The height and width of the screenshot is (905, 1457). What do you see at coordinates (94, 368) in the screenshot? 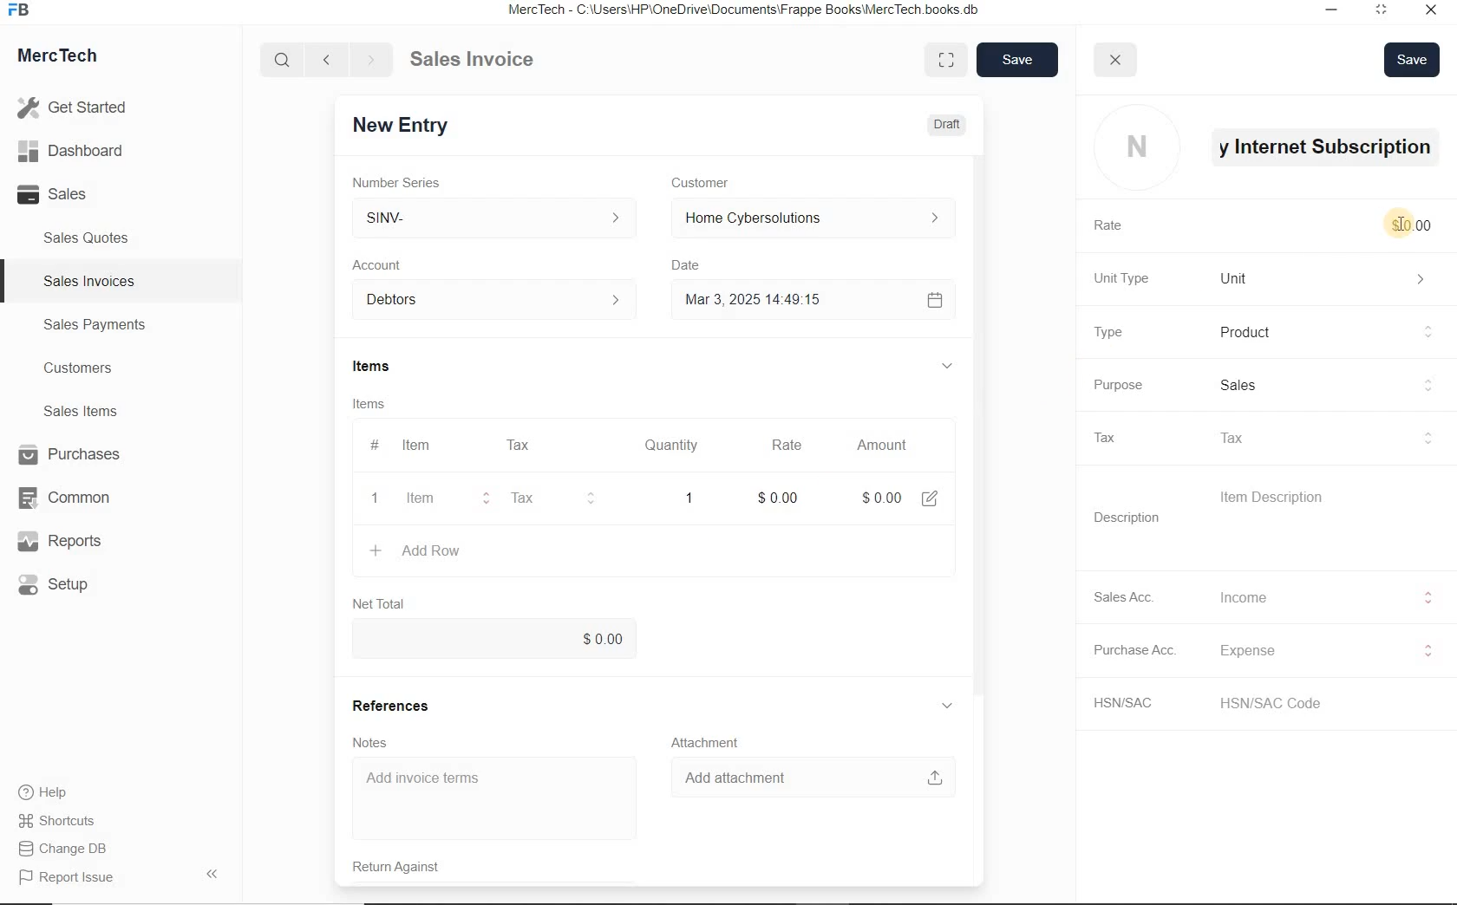
I see `Customers` at bounding box center [94, 368].